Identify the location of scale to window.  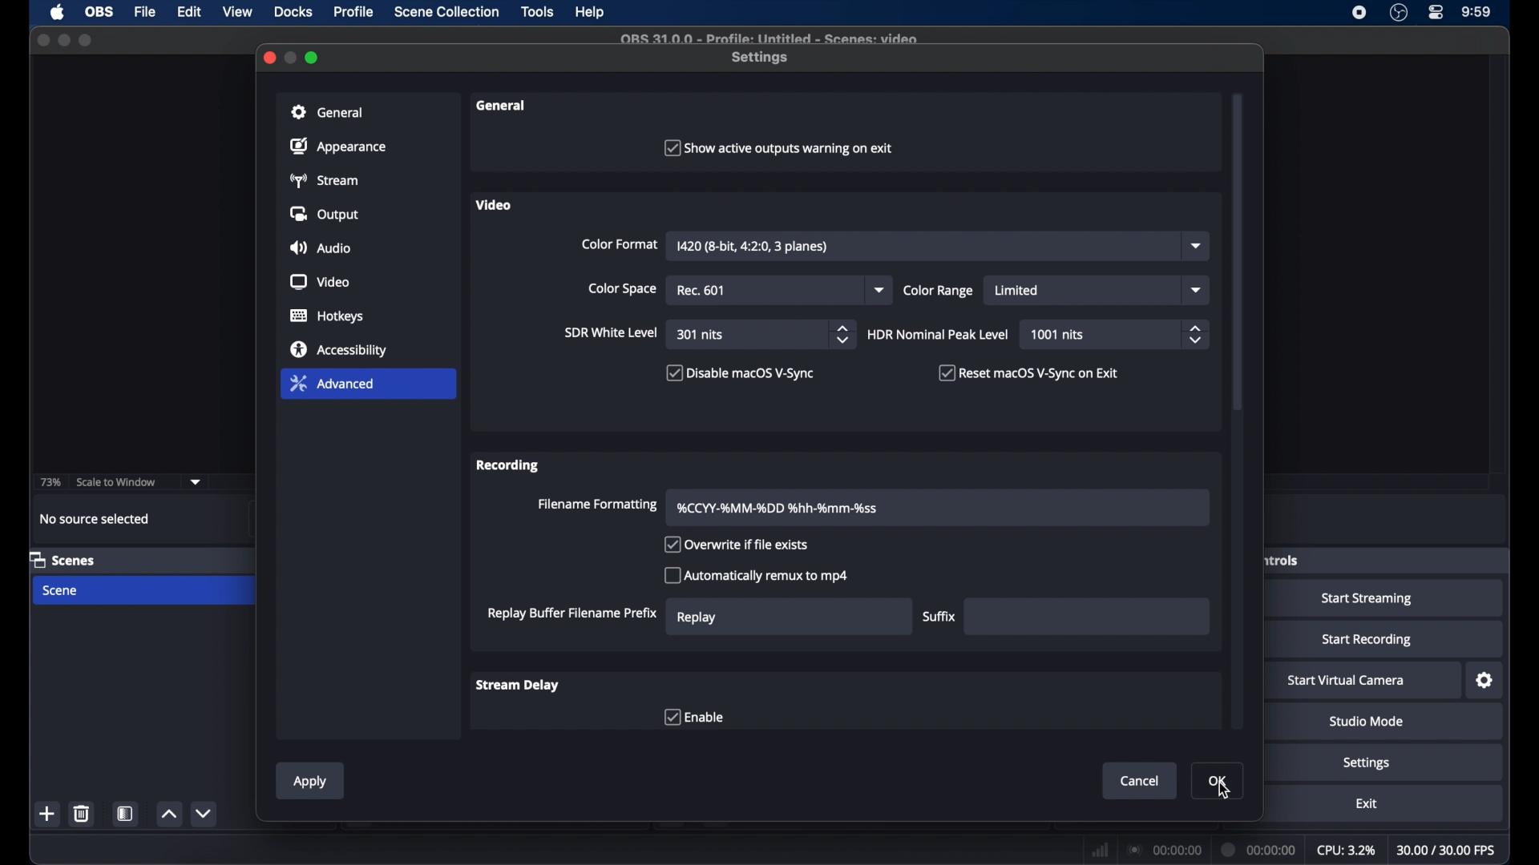
(117, 481).